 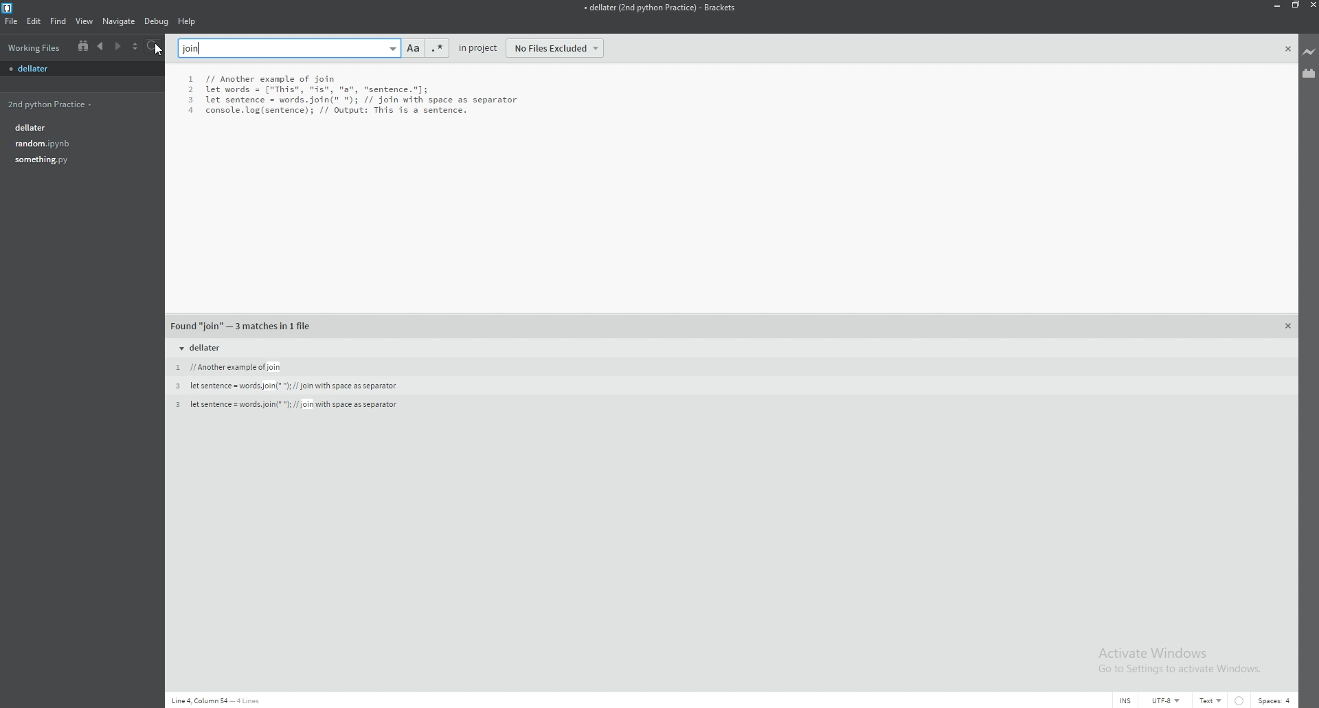 What do you see at coordinates (1311, 5) in the screenshot?
I see `close` at bounding box center [1311, 5].